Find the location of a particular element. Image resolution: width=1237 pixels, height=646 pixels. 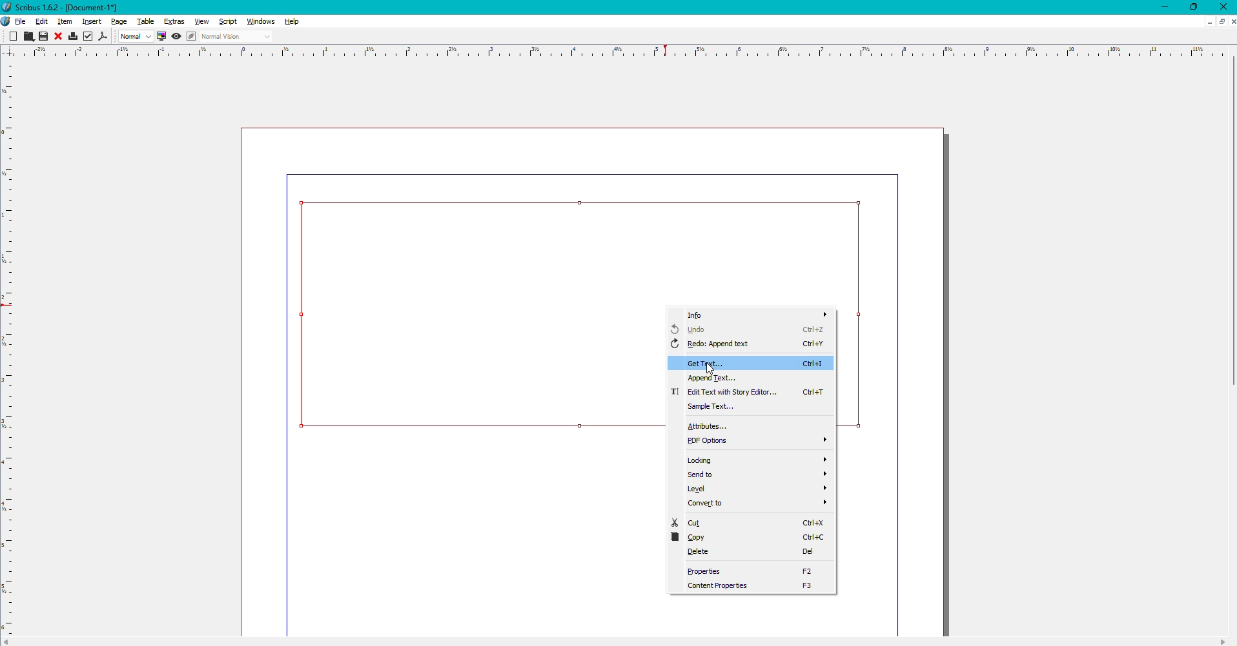

Content Properties is located at coordinates (751, 585).